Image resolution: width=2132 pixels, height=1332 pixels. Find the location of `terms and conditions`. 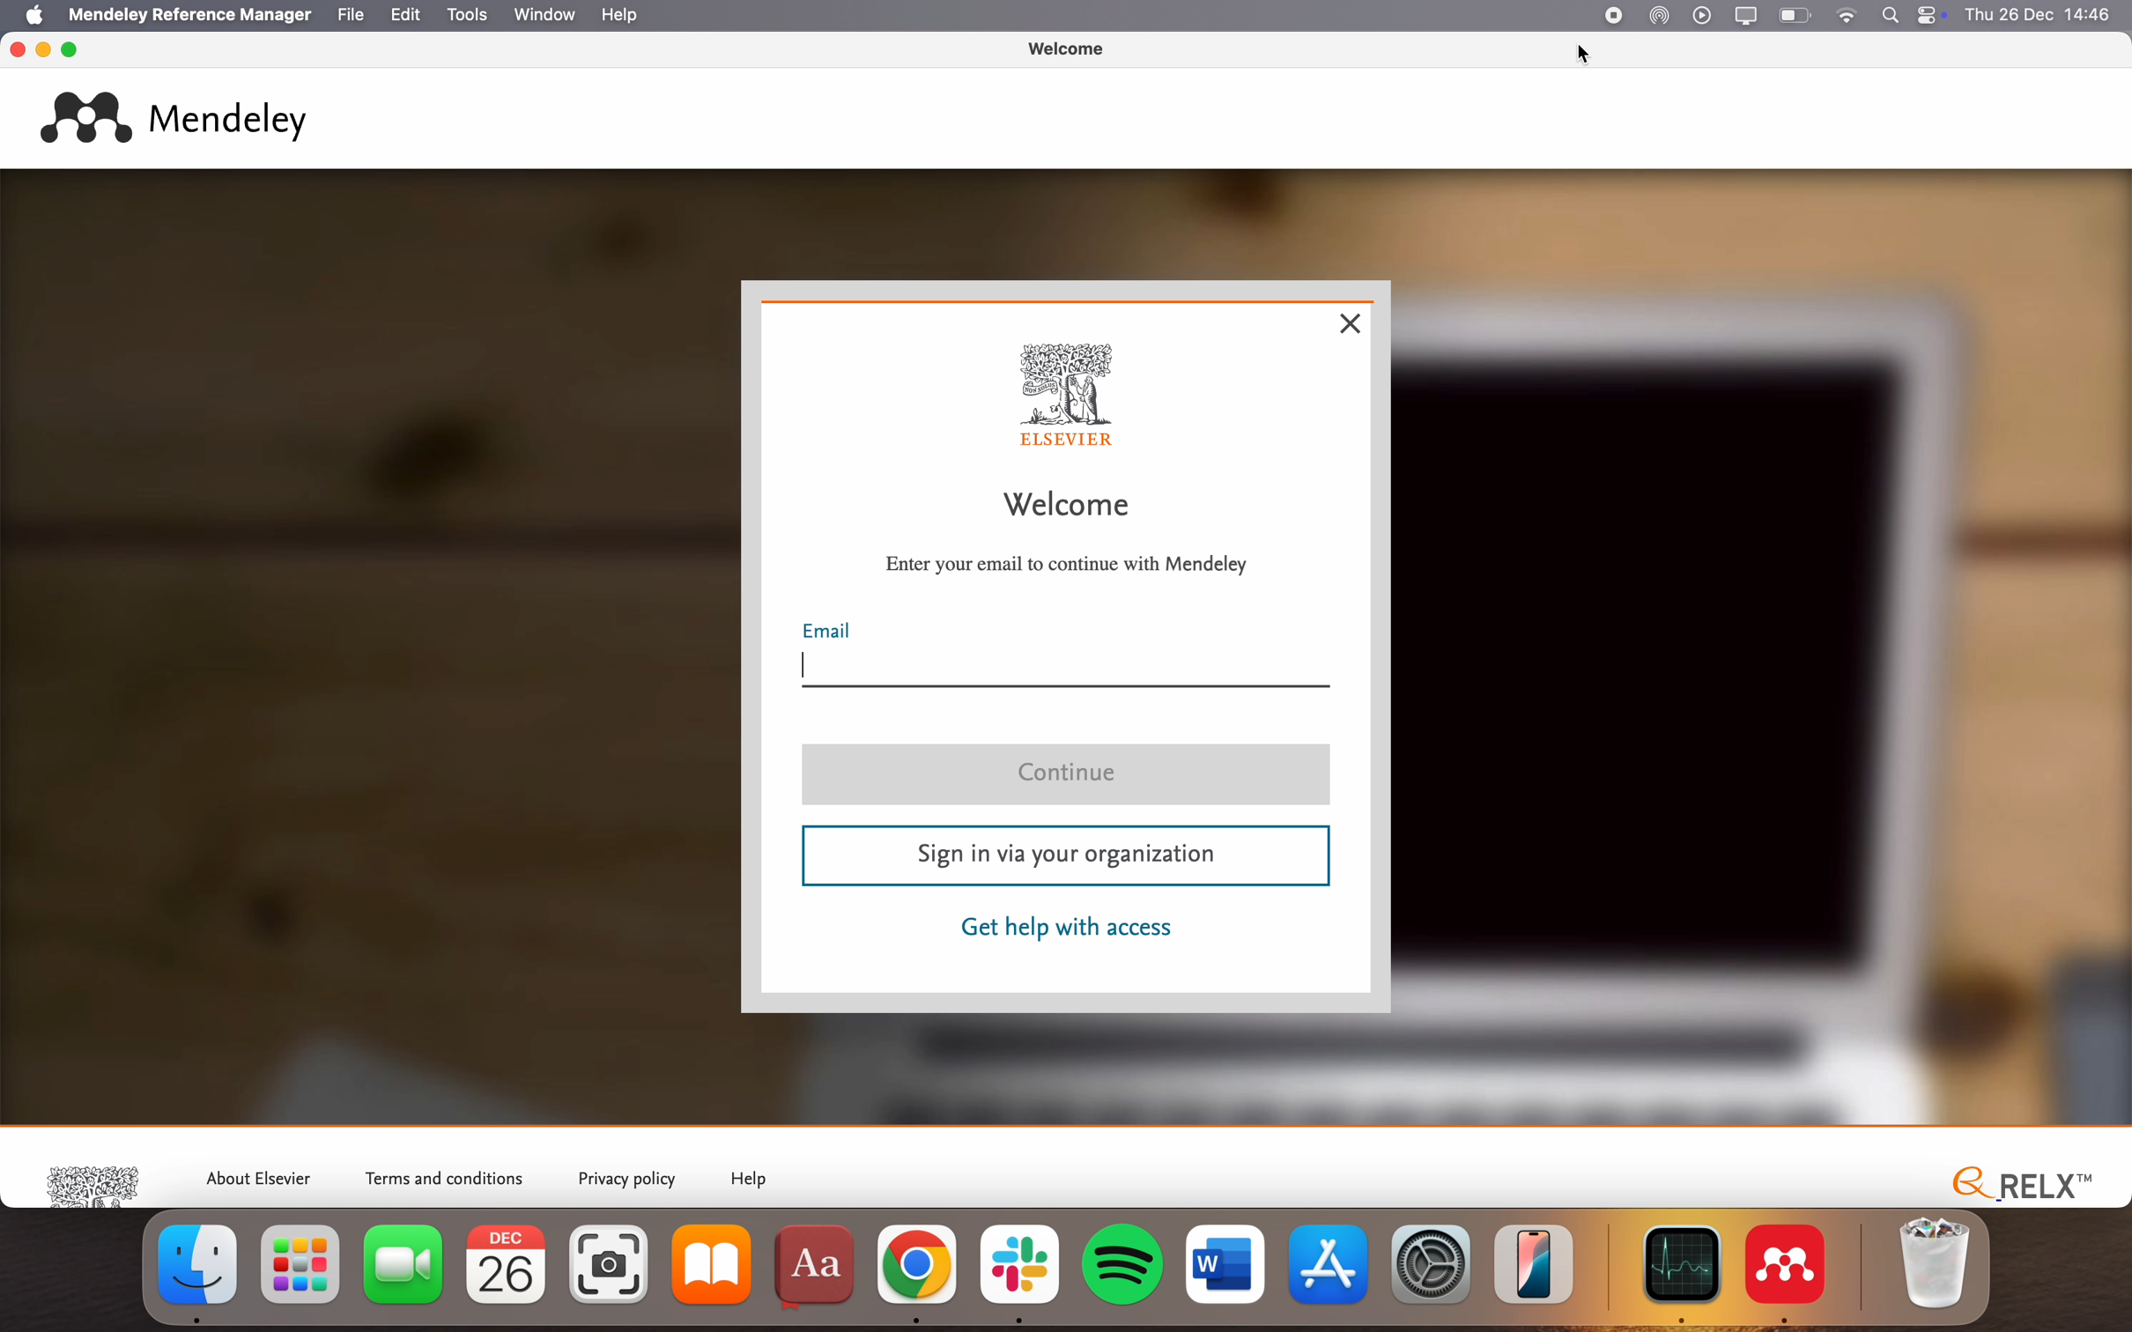

terms and conditions is located at coordinates (448, 1176).